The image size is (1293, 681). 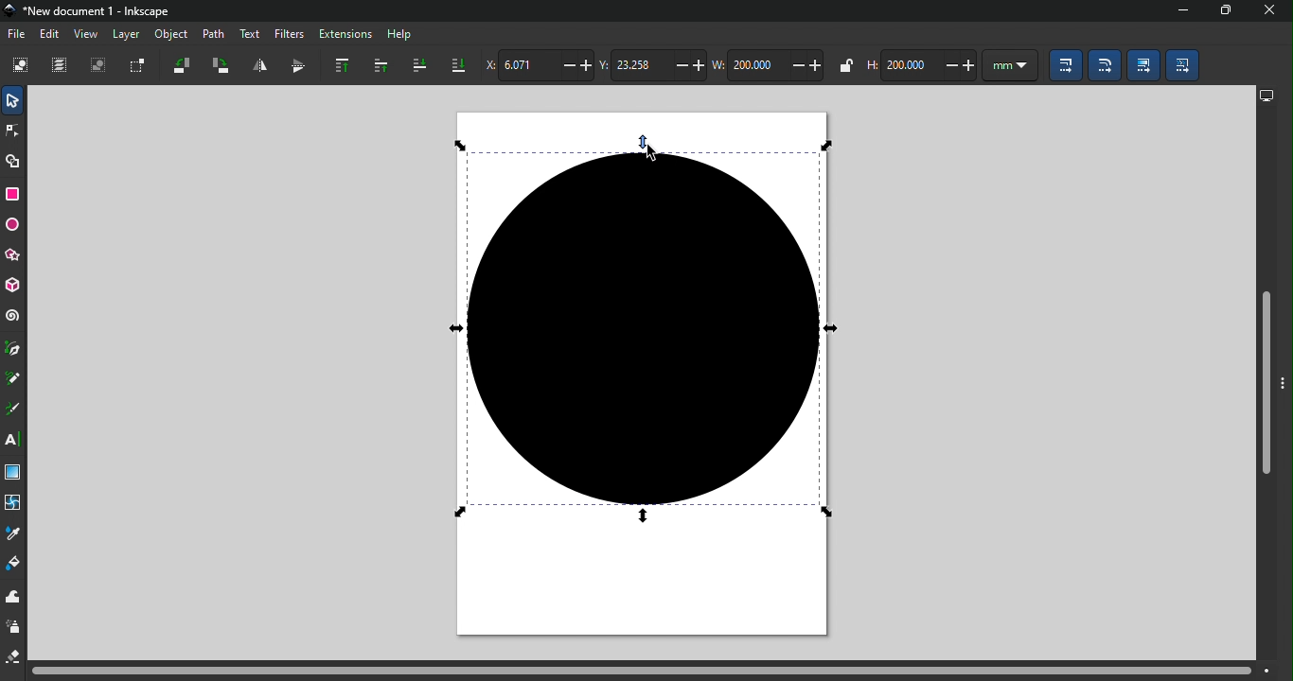 I want to click on Filters, so click(x=289, y=34).